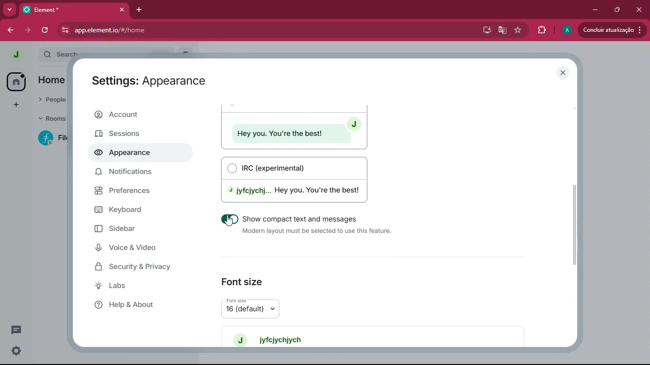 This screenshot has width=650, height=365. What do you see at coordinates (44, 30) in the screenshot?
I see `refresh` at bounding box center [44, 30].